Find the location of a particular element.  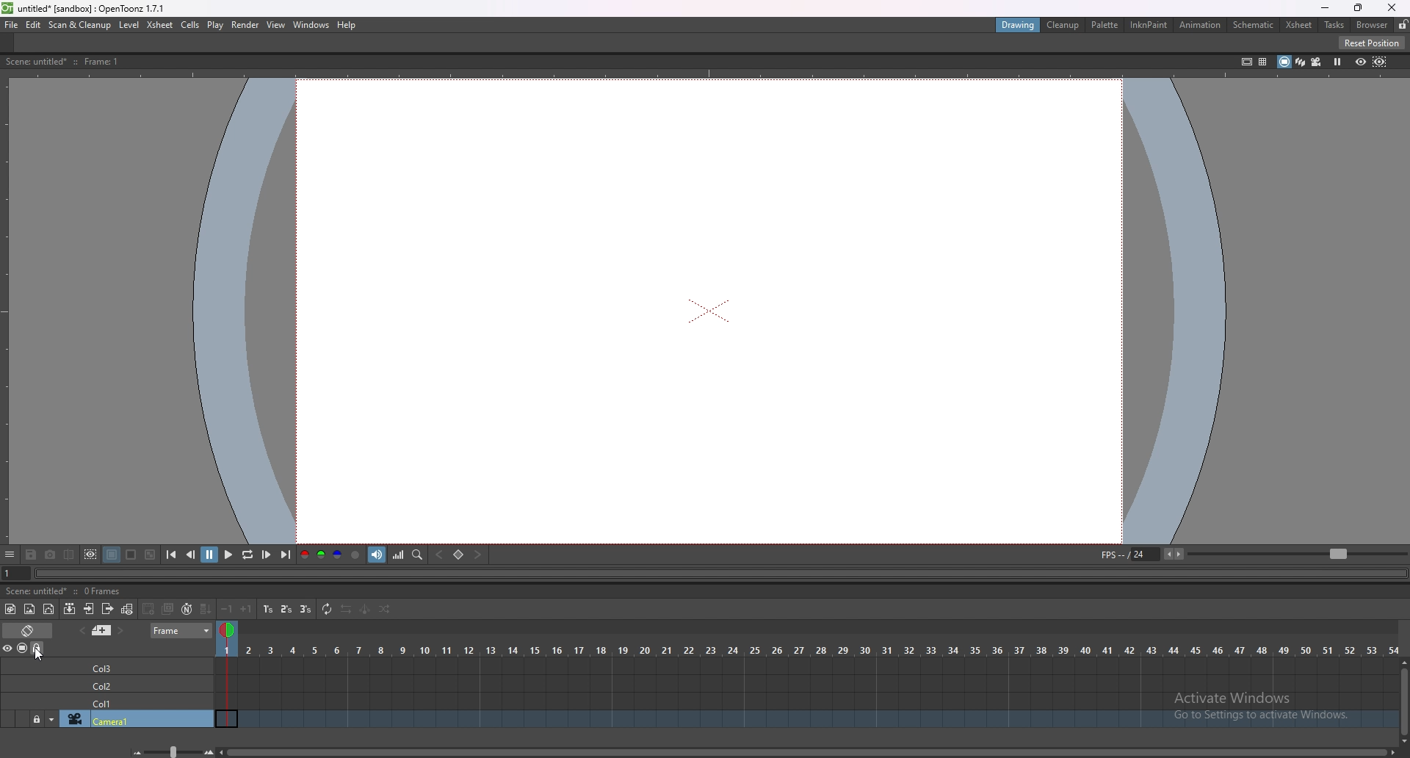

1 is located at coordinates (9, 574).